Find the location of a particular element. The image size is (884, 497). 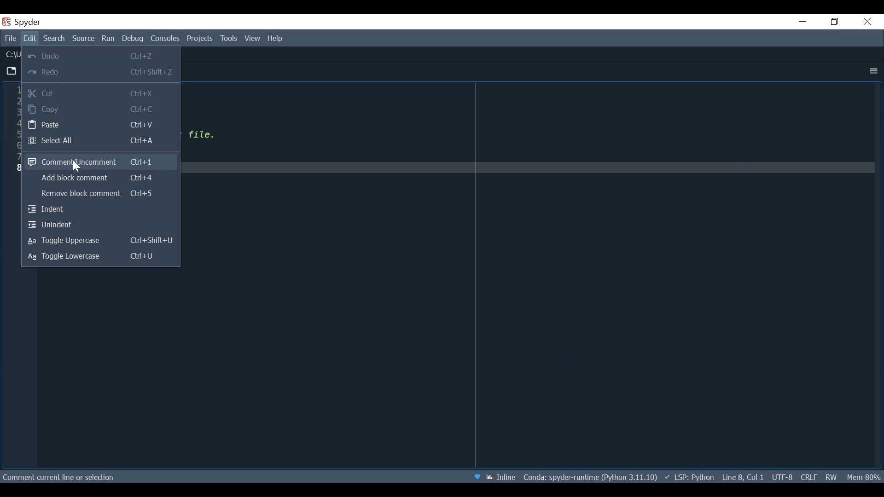

Select All is located at coordinates (101, 142).